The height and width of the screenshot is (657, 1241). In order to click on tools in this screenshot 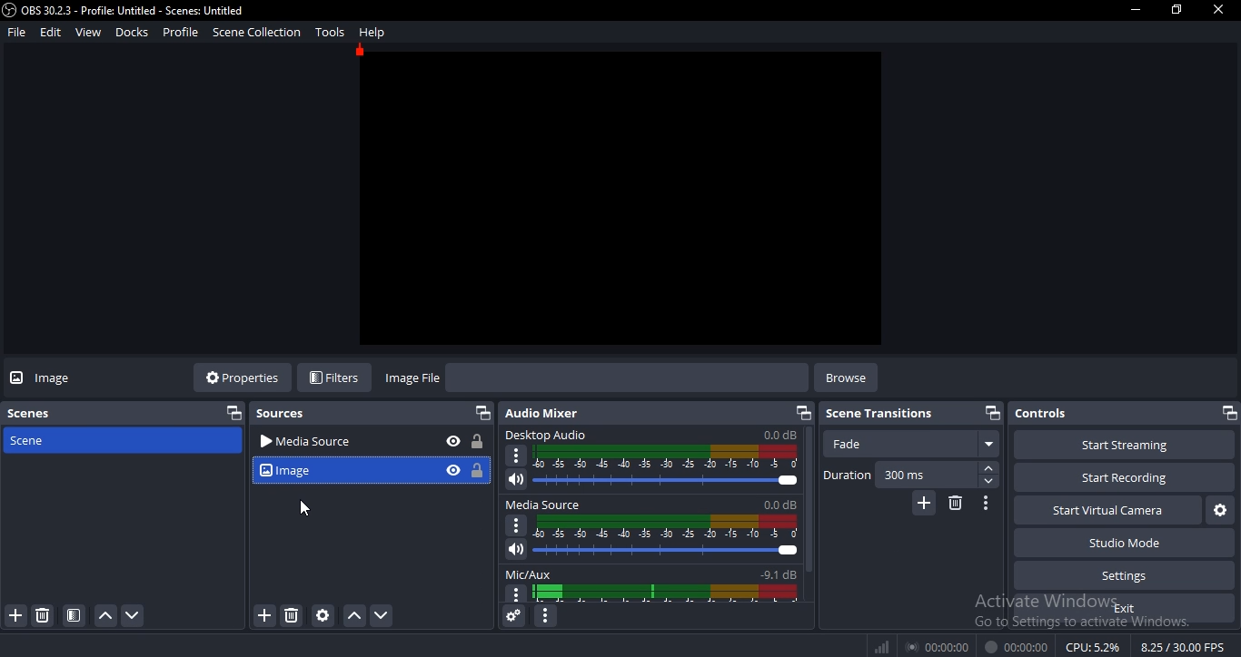, I will do `click(330, 32)`.